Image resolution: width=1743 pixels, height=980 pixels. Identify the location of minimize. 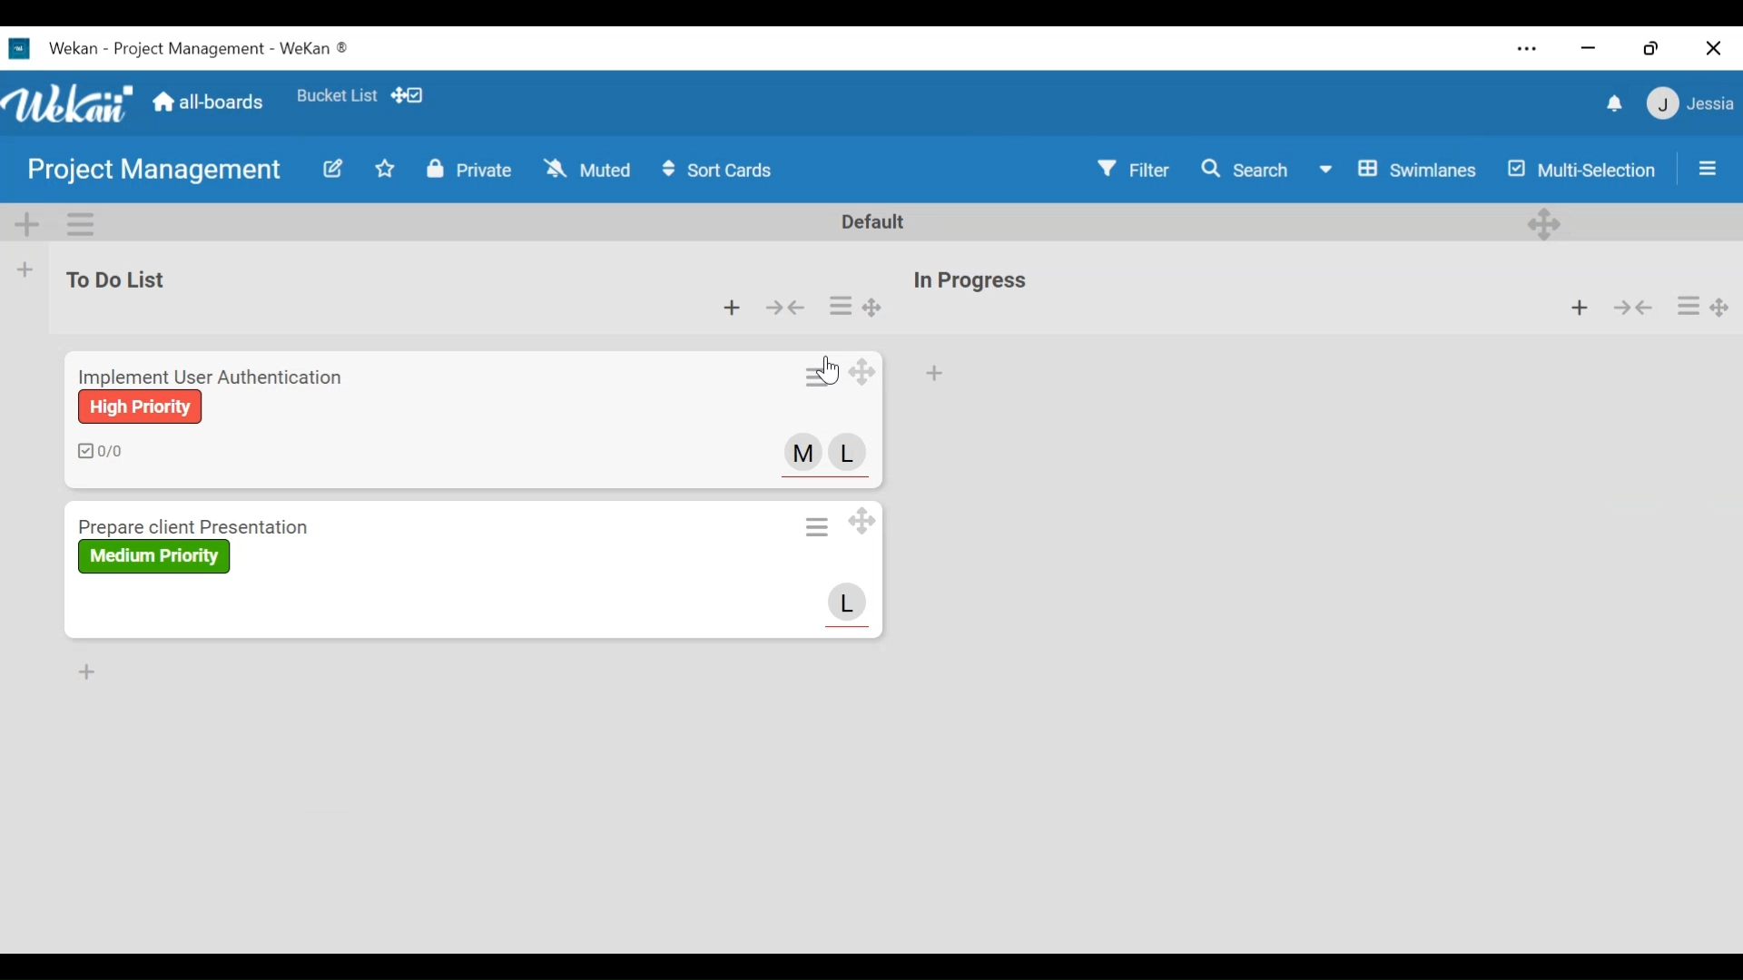
(1590, 48).